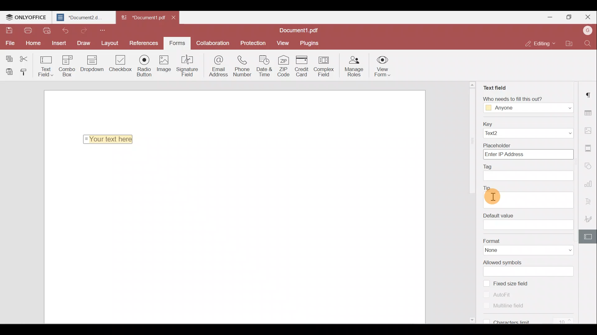  I want to click on Date & time, so click(264, 67).